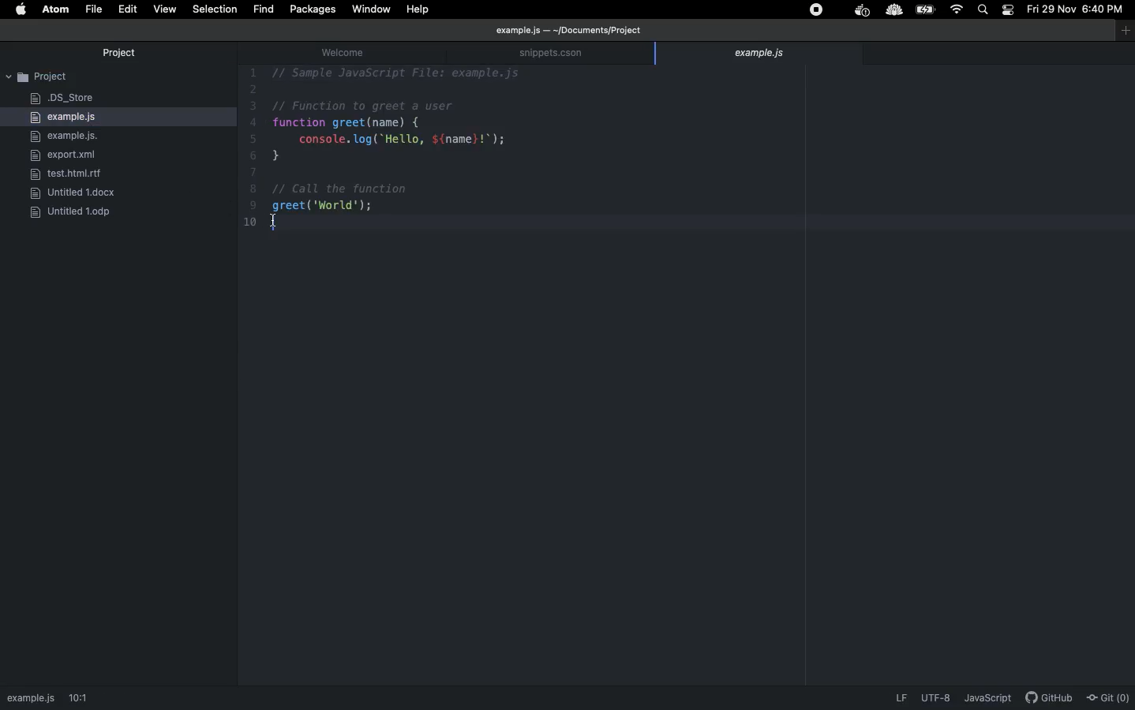 This screenshot has height=710, width=1135. I want to click on File, so click(94, 9).